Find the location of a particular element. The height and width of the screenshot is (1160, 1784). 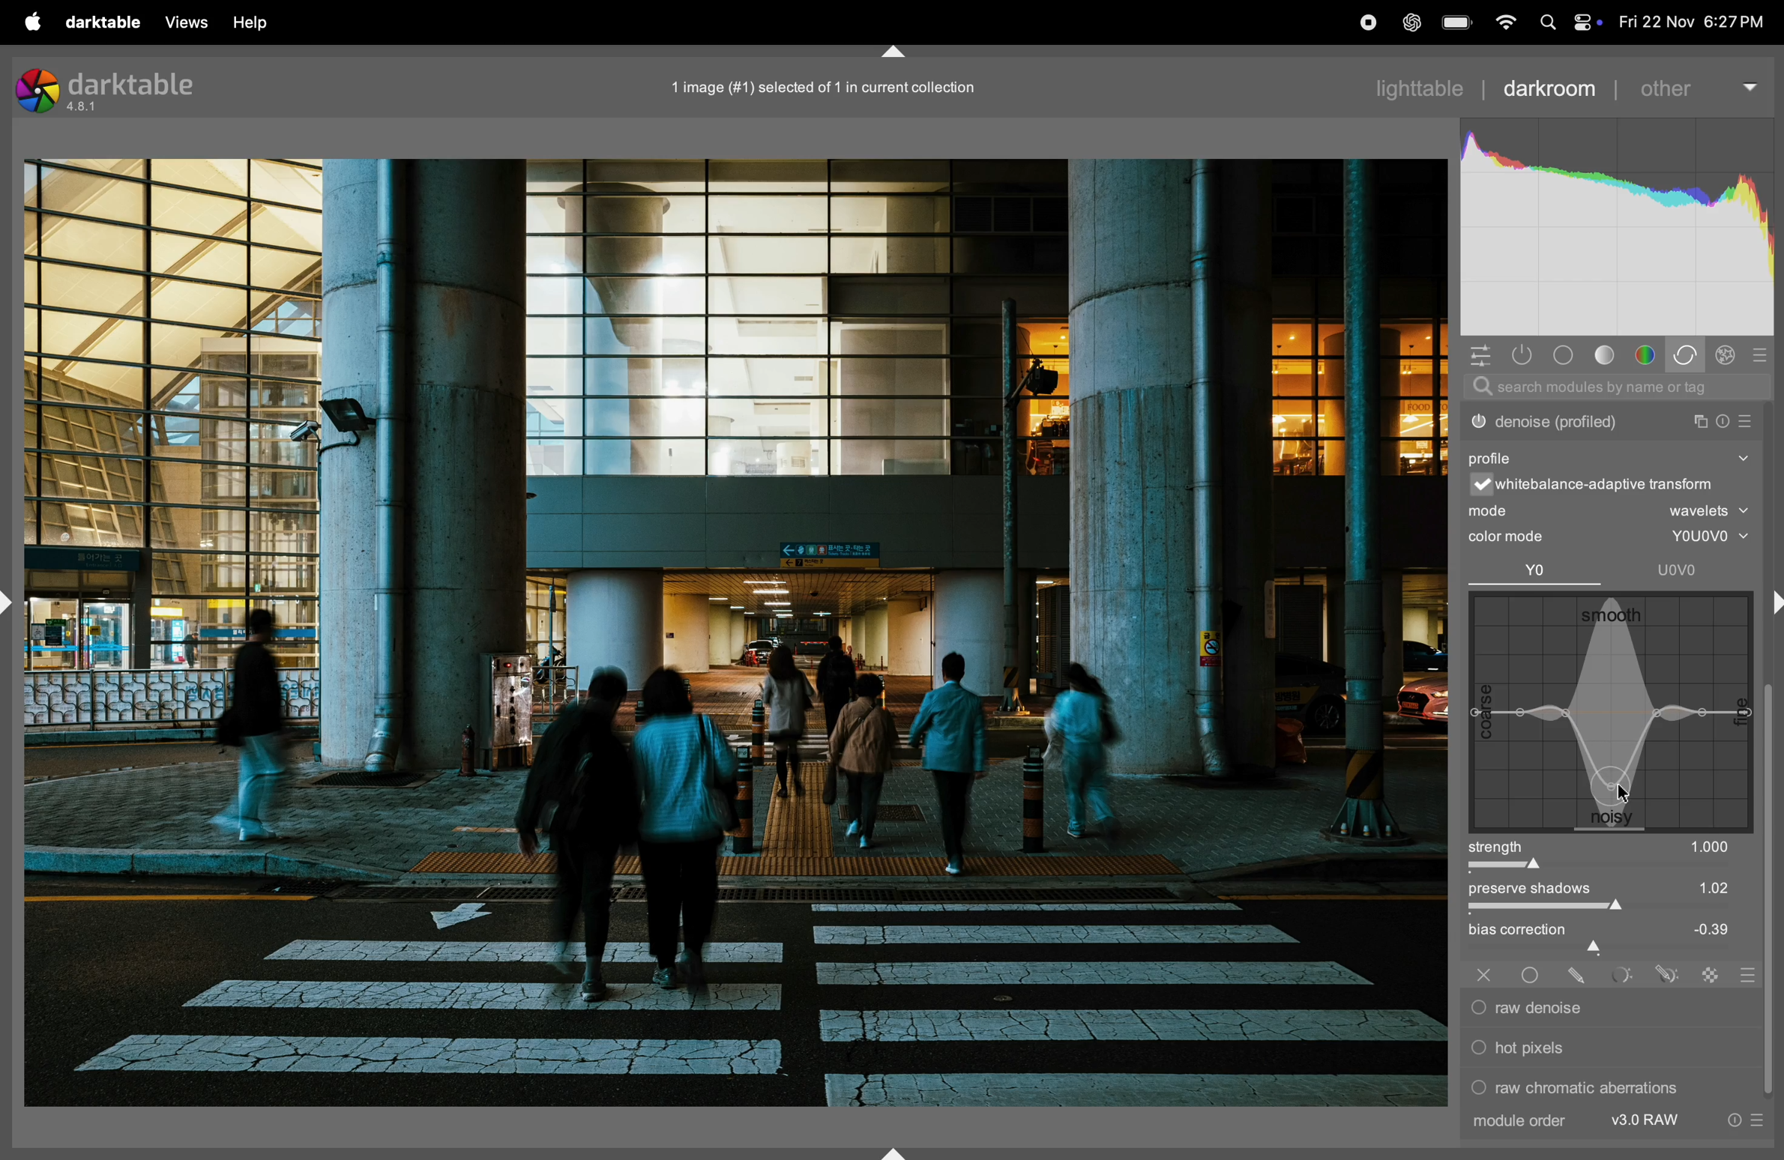

vertical scroll bar is located at coordinates (1772, 892).